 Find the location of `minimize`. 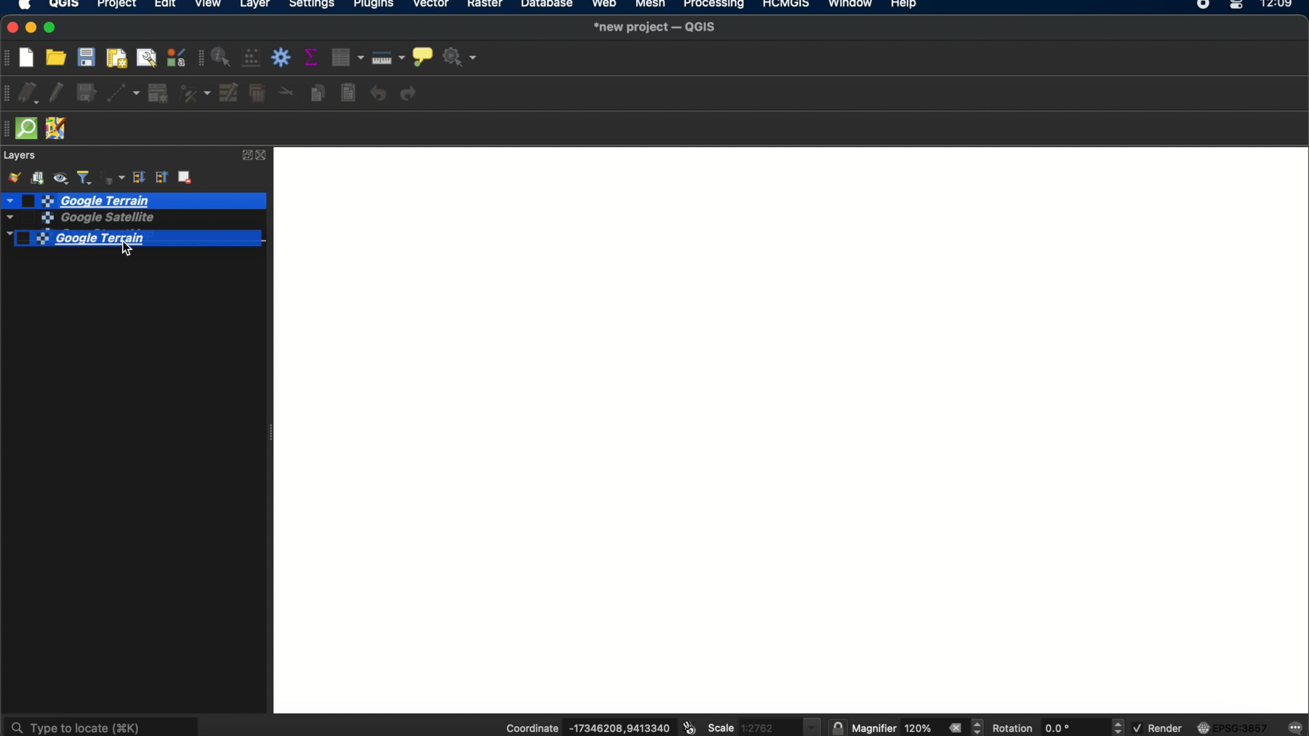

minimize is located at coordinates (32, 28).